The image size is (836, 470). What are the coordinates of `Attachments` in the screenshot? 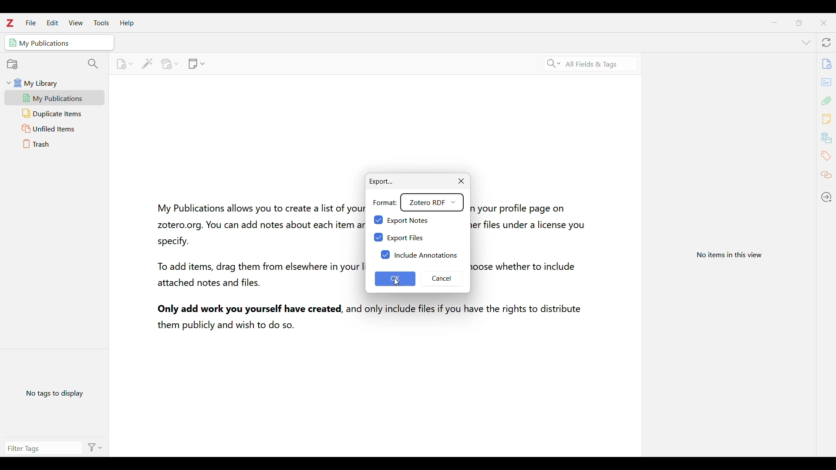 It's located at (826, 101).